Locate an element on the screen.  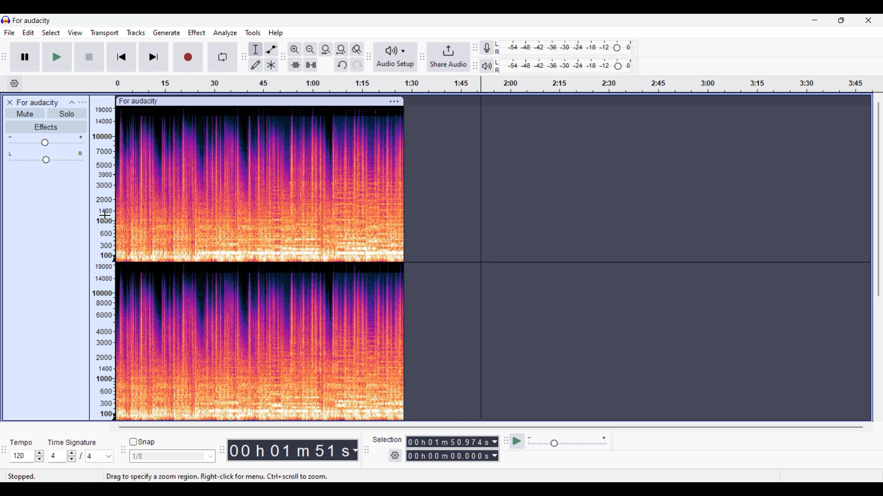
Skip/Select to end is located at coordinates (155, 57).